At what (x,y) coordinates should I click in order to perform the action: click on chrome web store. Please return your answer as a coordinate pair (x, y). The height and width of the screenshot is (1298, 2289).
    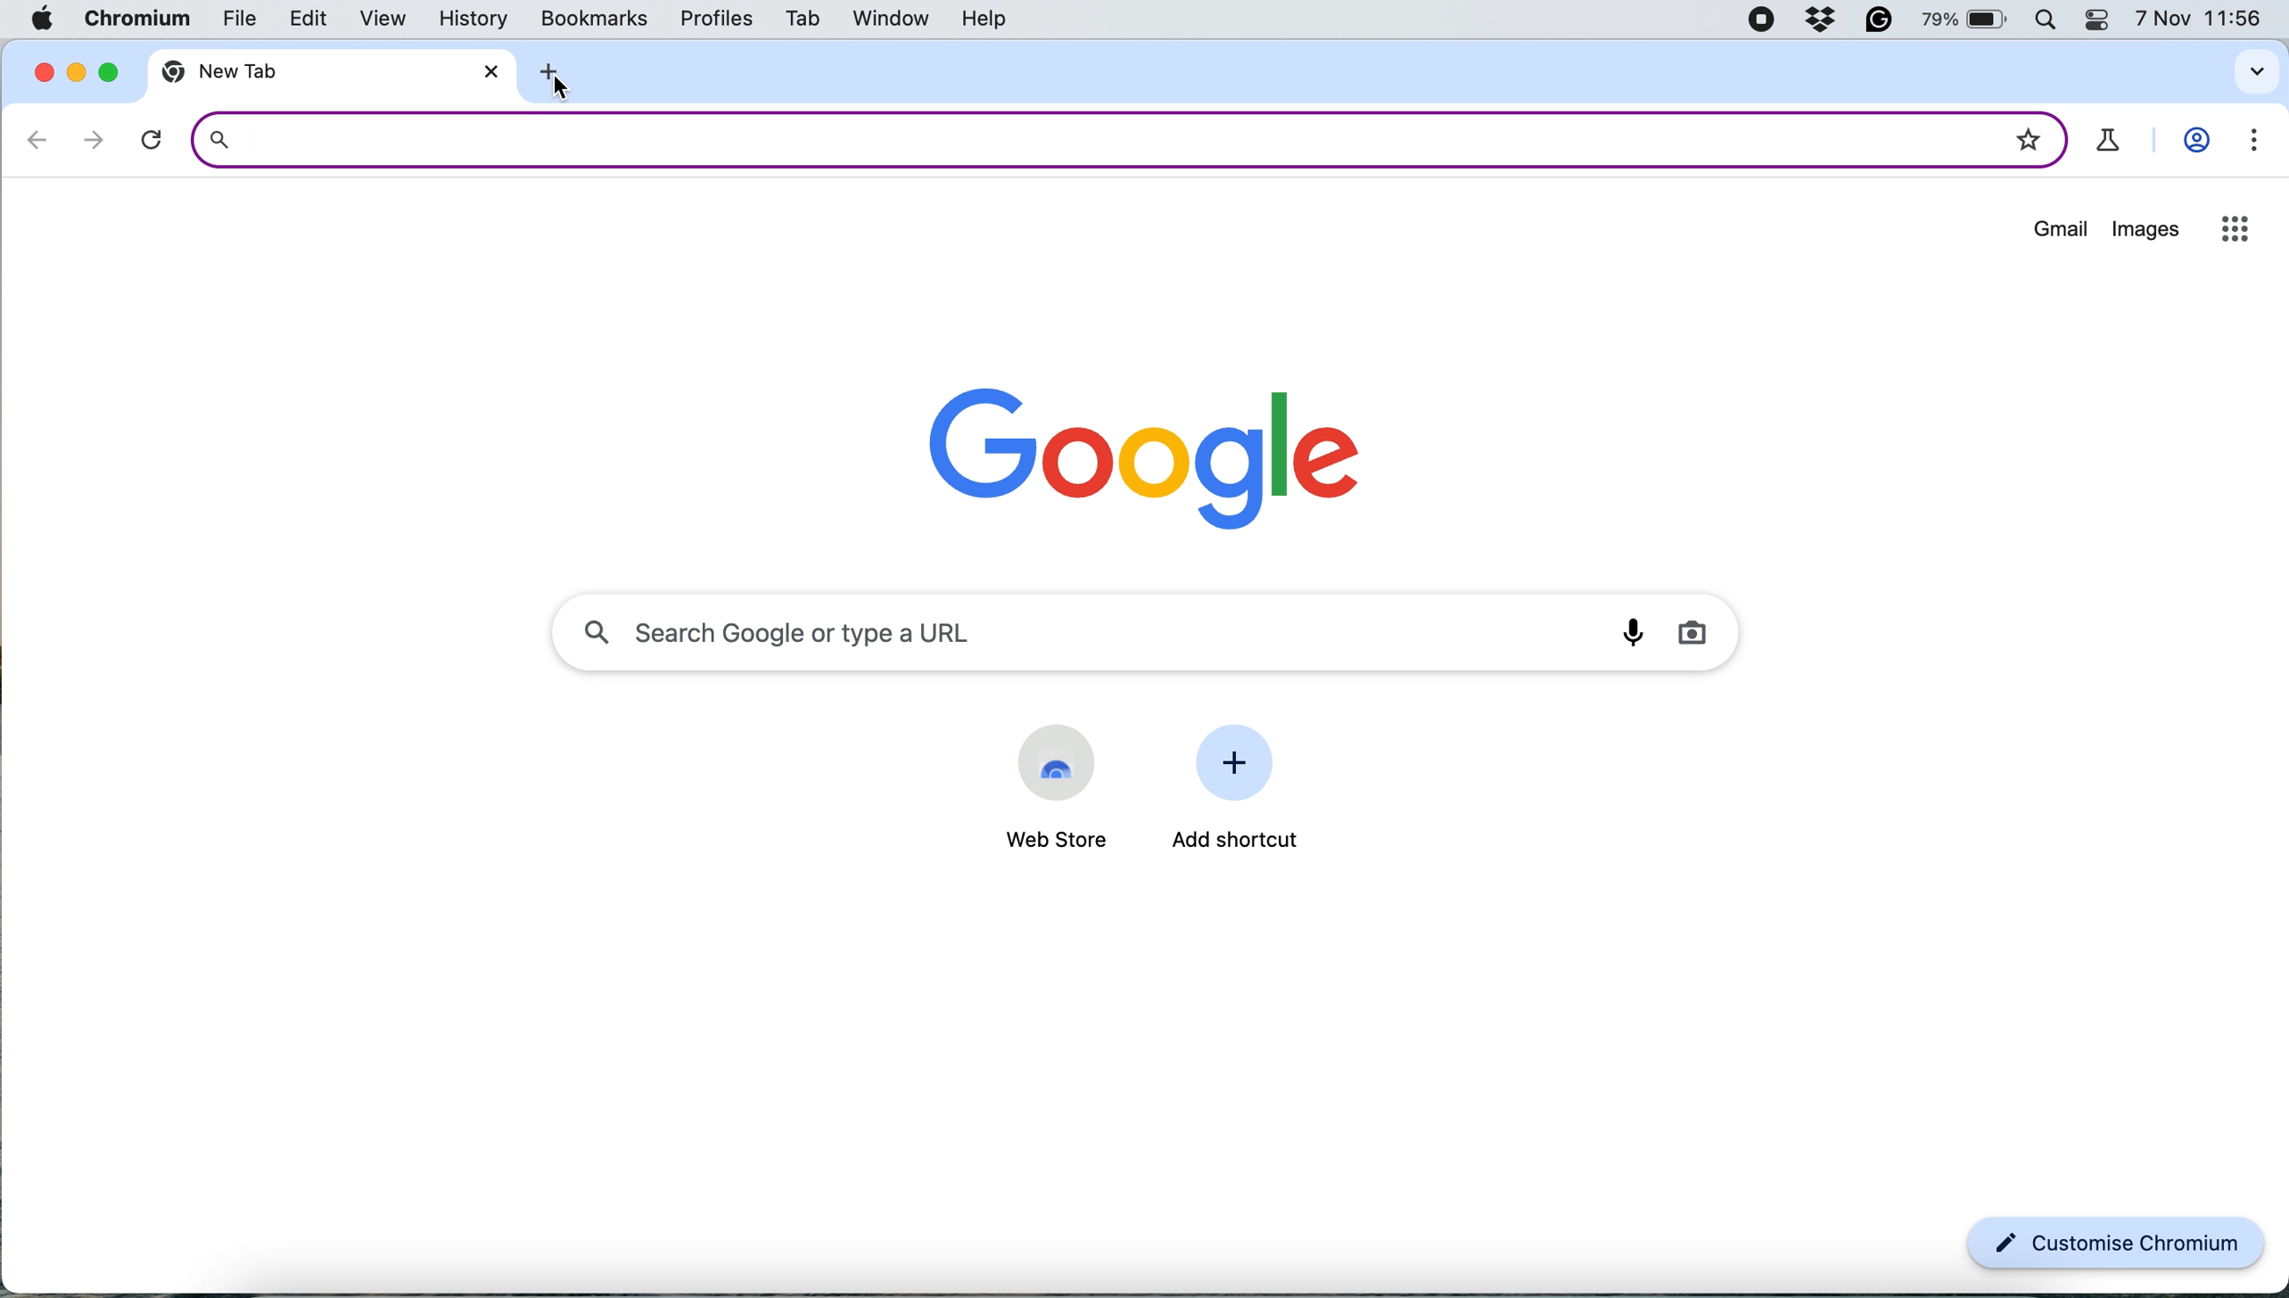
    Looking at the image, I should click on (1057, 761).